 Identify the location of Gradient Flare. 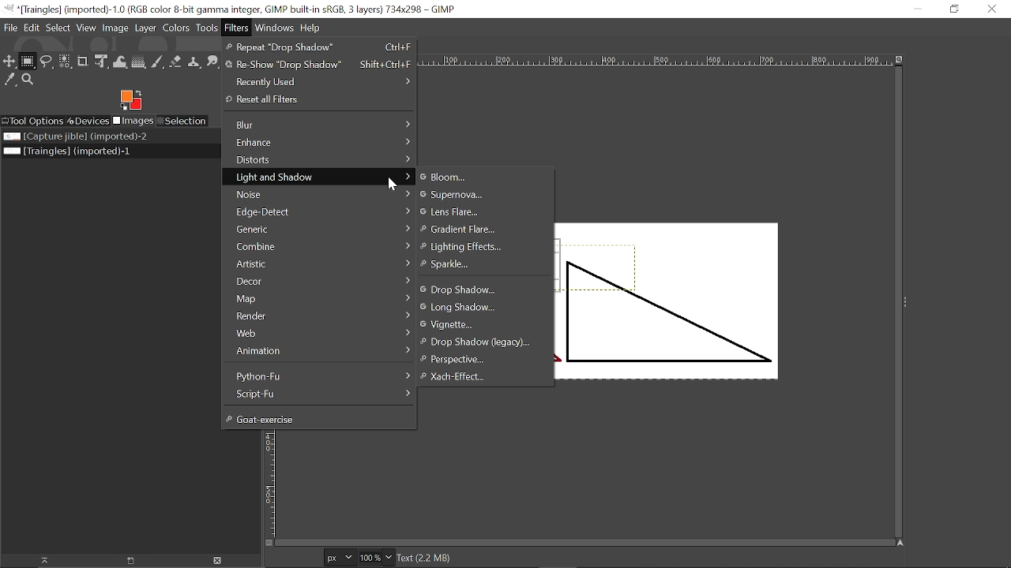
(478, 230).